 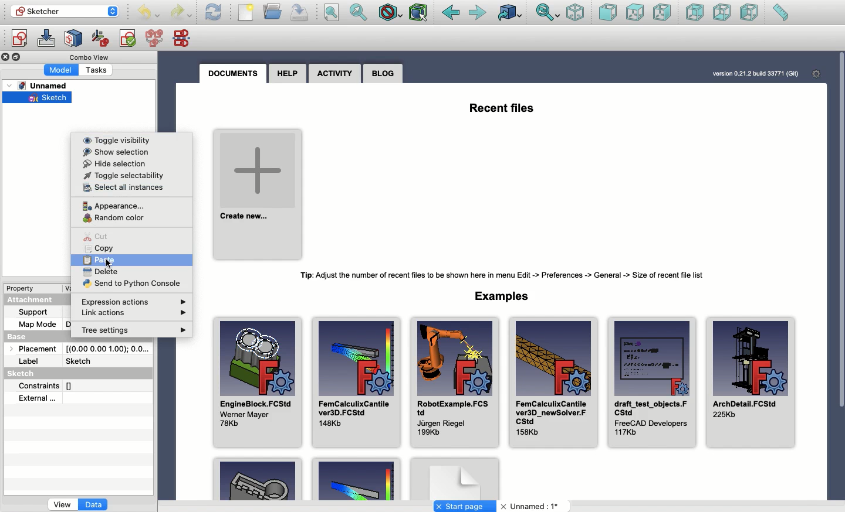 I want to click on Placement, so click(x=31, y=348).